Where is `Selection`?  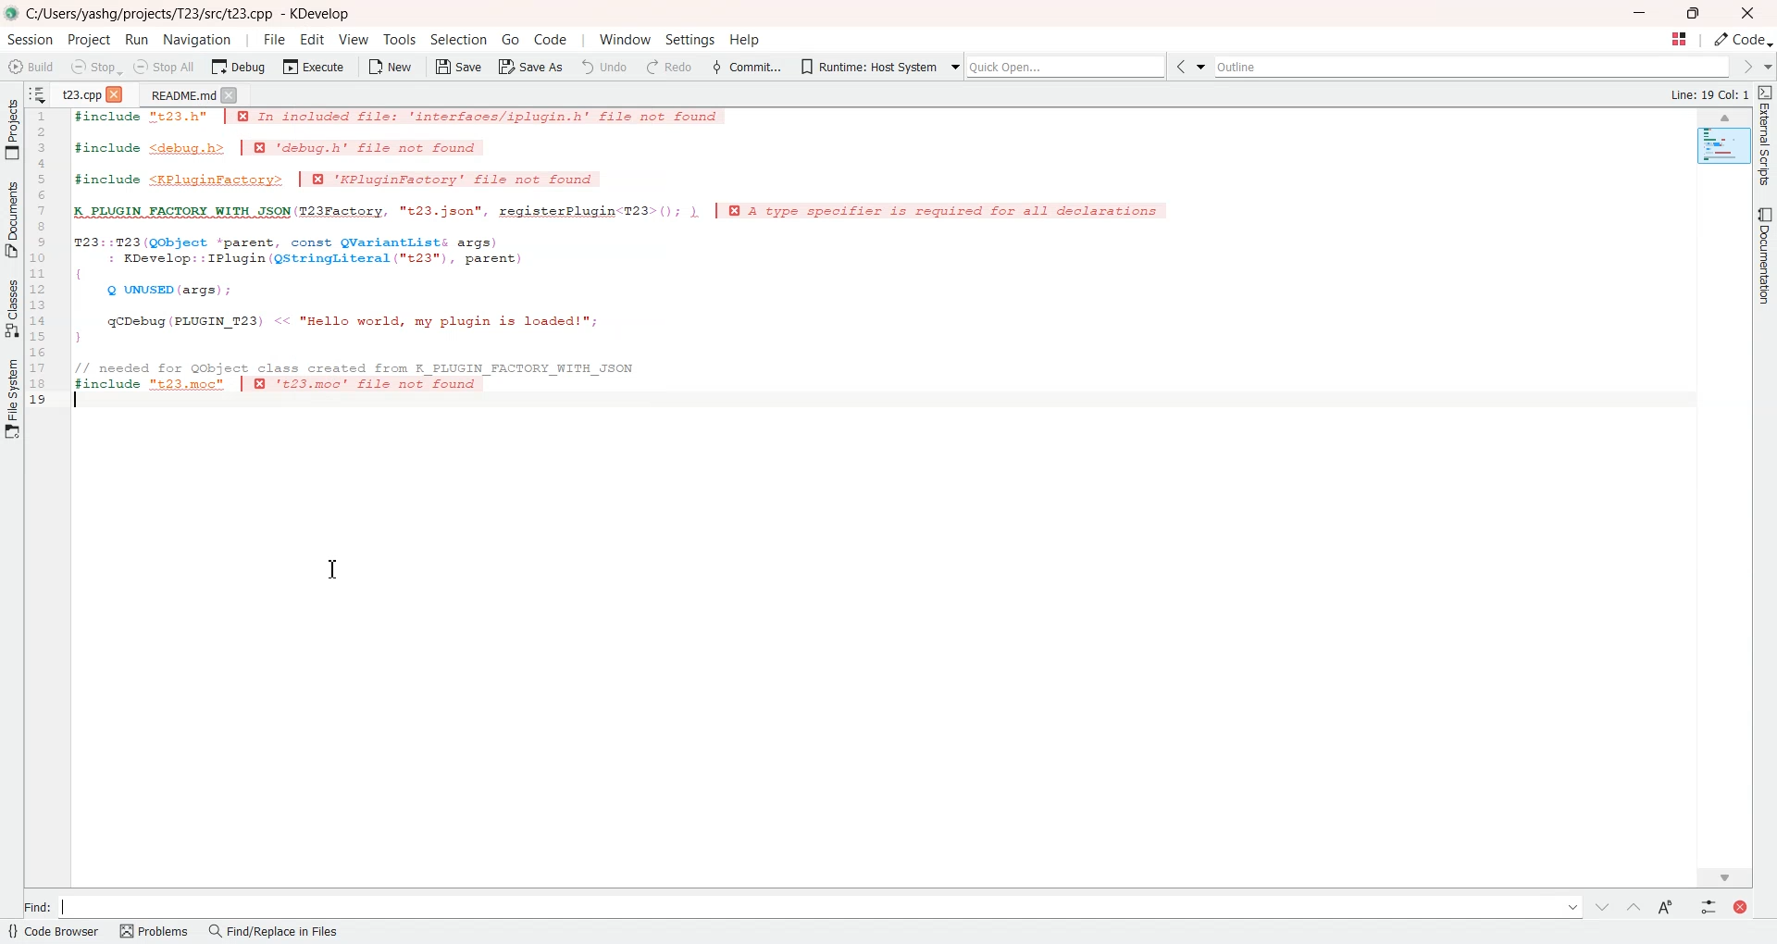
Selection is located at coordinates (460, 40).